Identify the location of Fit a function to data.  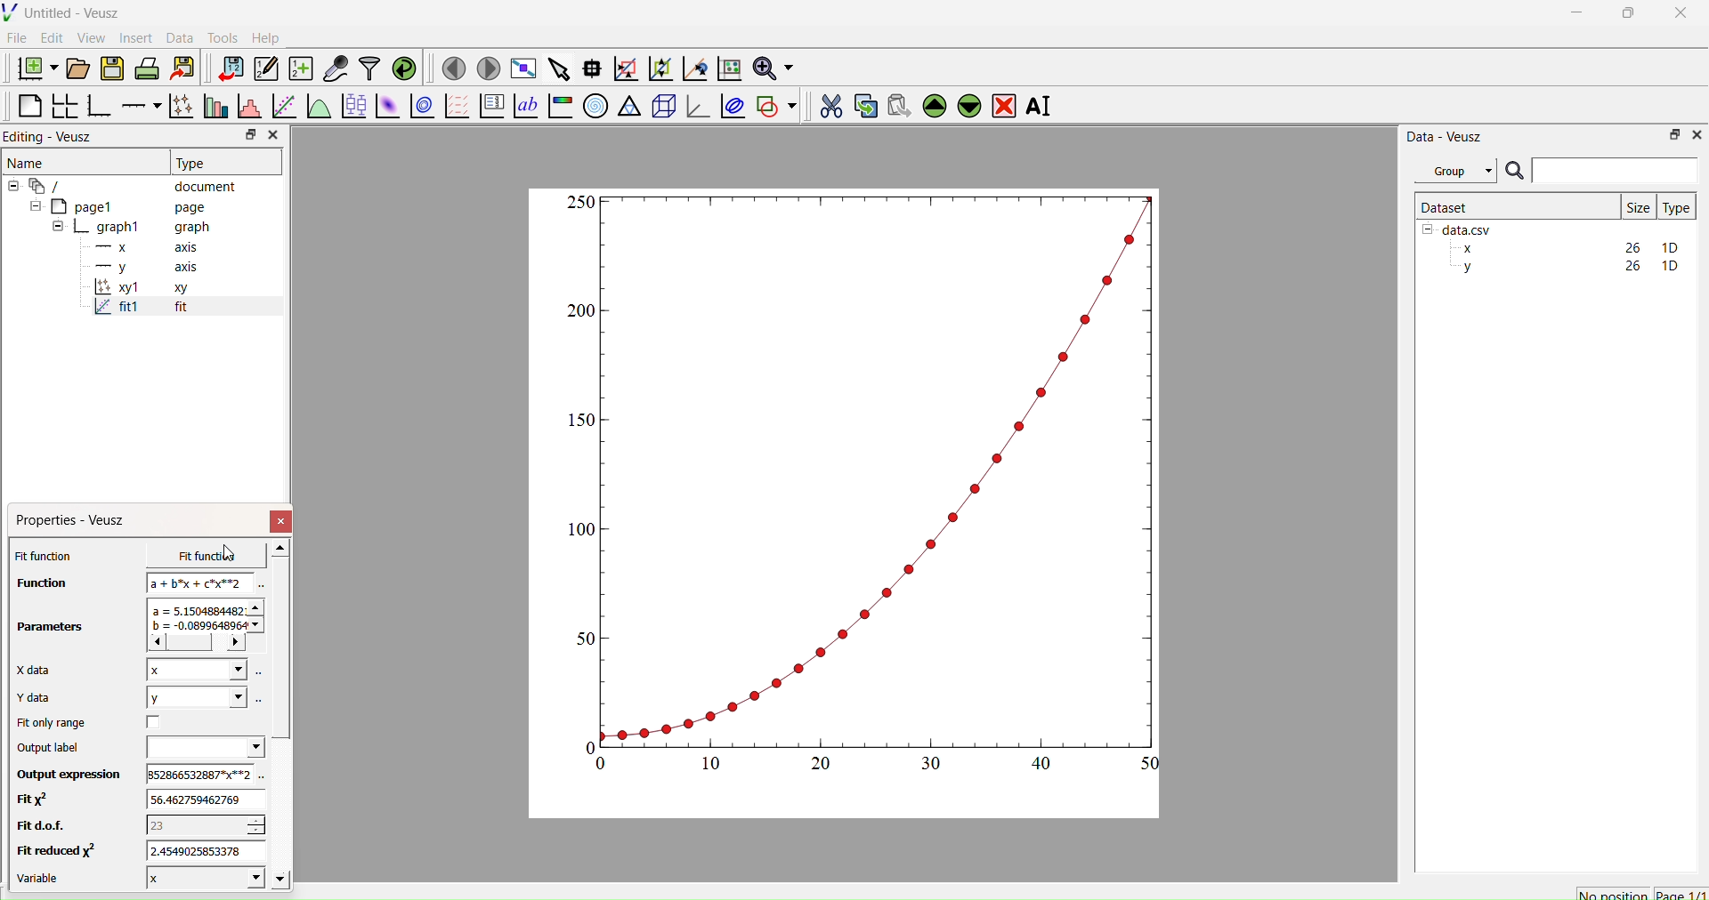
(283, 108).